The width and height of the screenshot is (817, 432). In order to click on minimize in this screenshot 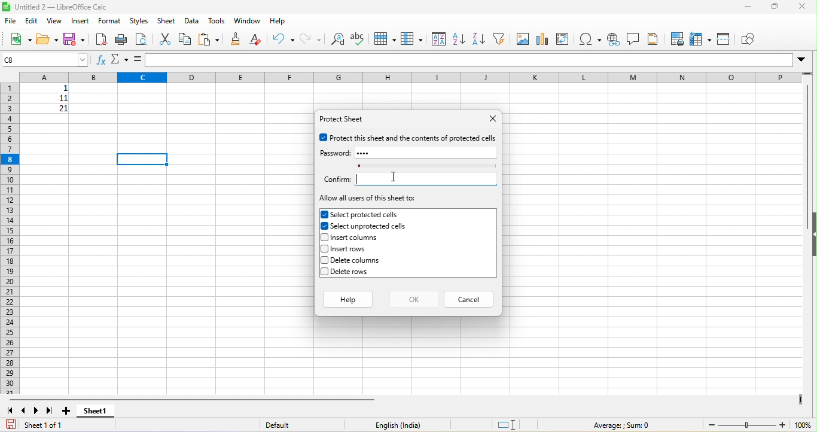, I will do `click(749, 7)`.